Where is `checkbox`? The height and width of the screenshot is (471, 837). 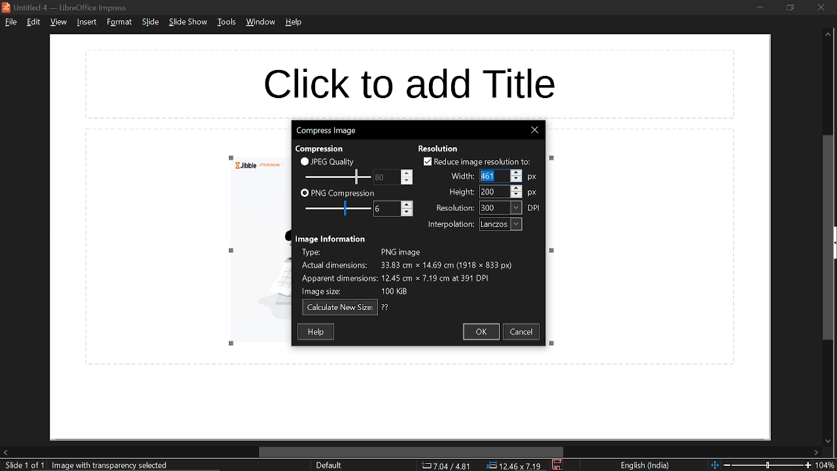 checkbox is located at coordinates (426, 161).